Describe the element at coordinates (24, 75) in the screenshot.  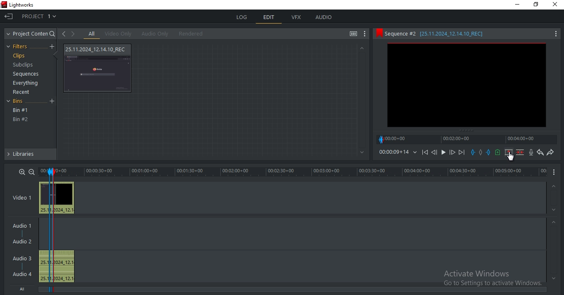
I see `sequences` at that location.